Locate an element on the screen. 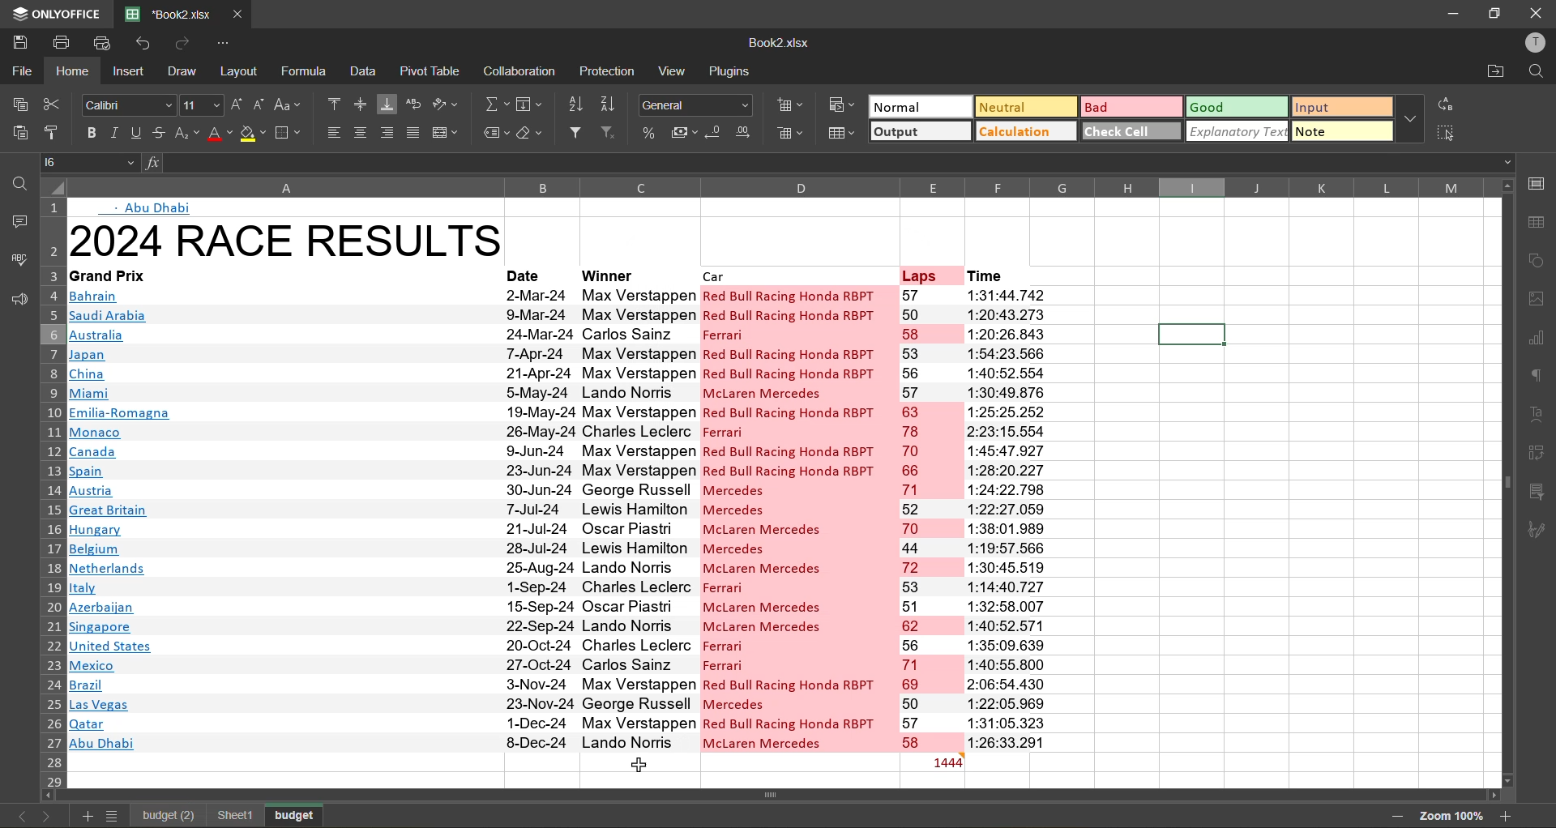 This screenshot has height=828, width=1556. italic is located at coordinates (113, 134).